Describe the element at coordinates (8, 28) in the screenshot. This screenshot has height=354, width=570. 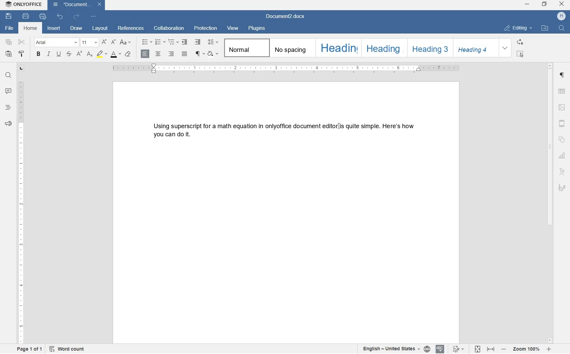
I see `file` at that location.